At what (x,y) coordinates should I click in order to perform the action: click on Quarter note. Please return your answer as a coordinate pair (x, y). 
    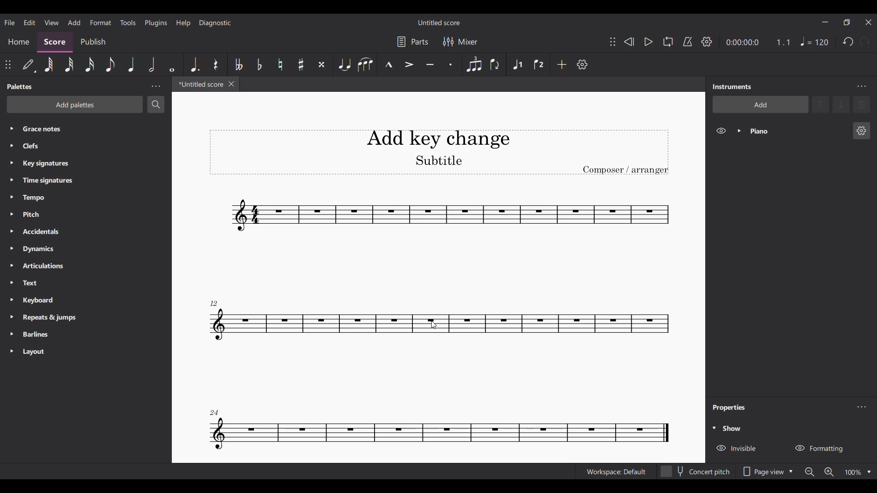
    Looking at the image, I should click on (132, 64).